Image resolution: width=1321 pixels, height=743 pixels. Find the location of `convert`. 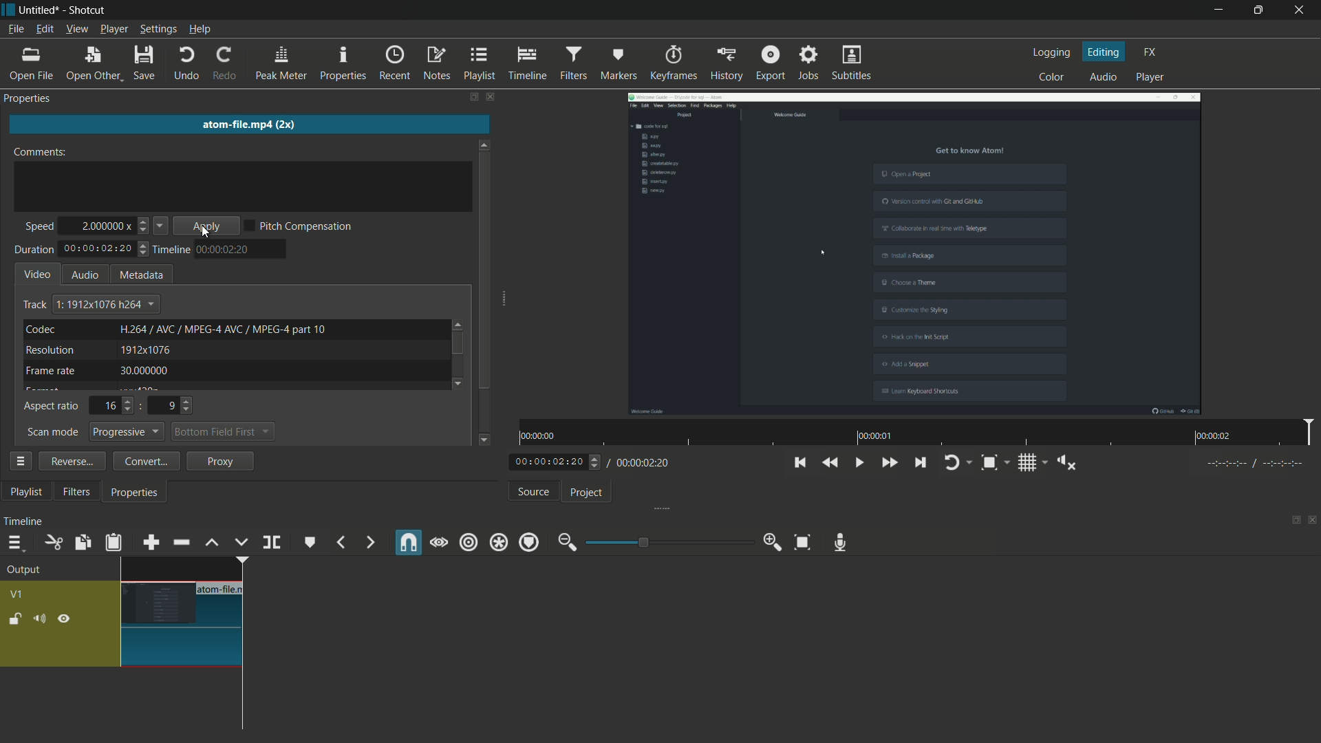

convert is located at coordinates (147, 460).